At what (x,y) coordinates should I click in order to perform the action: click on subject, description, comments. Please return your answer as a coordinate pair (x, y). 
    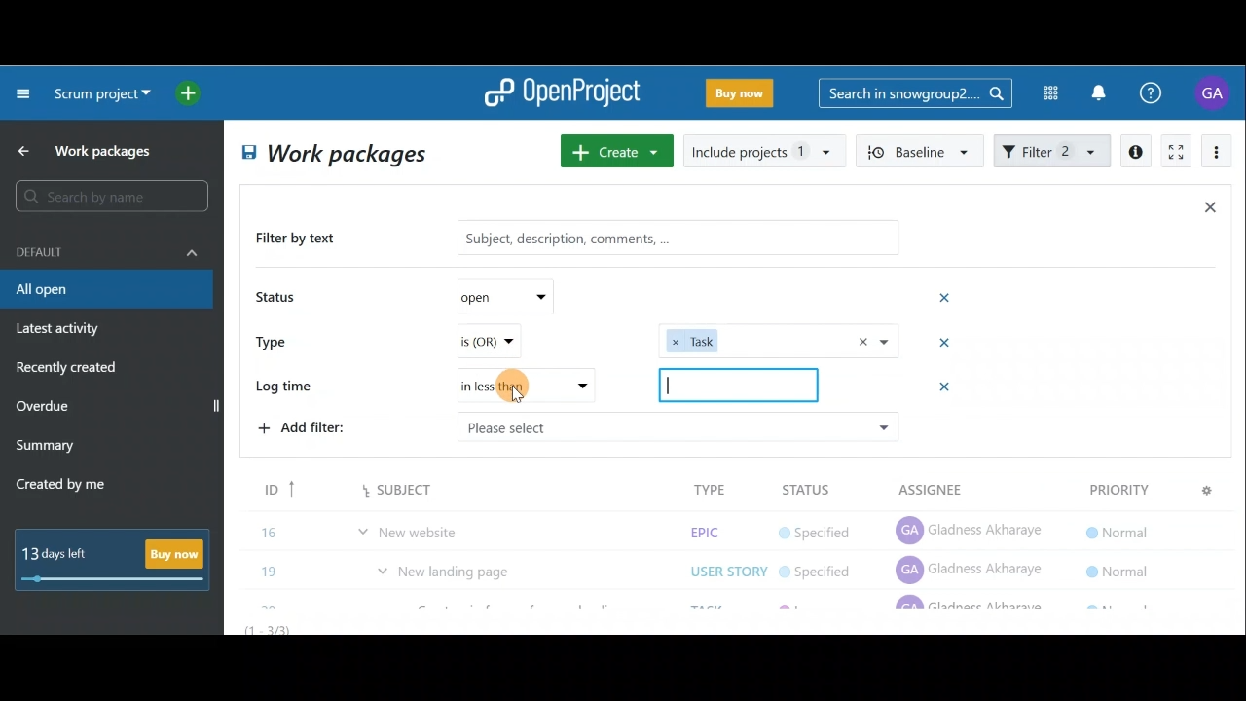
    Looking at the image, I should click on (664, 237).